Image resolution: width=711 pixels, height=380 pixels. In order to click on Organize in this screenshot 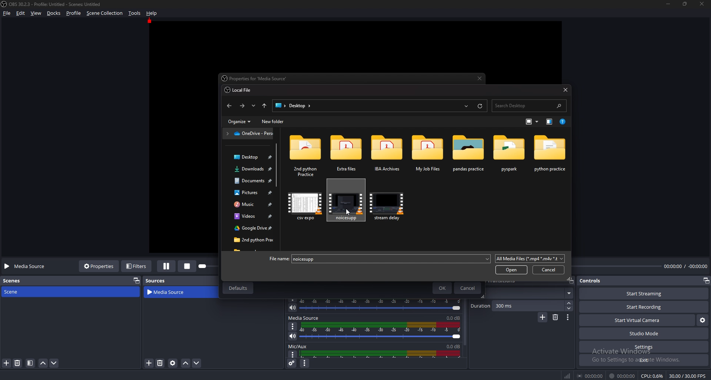, I will do `click(241, 122)`.